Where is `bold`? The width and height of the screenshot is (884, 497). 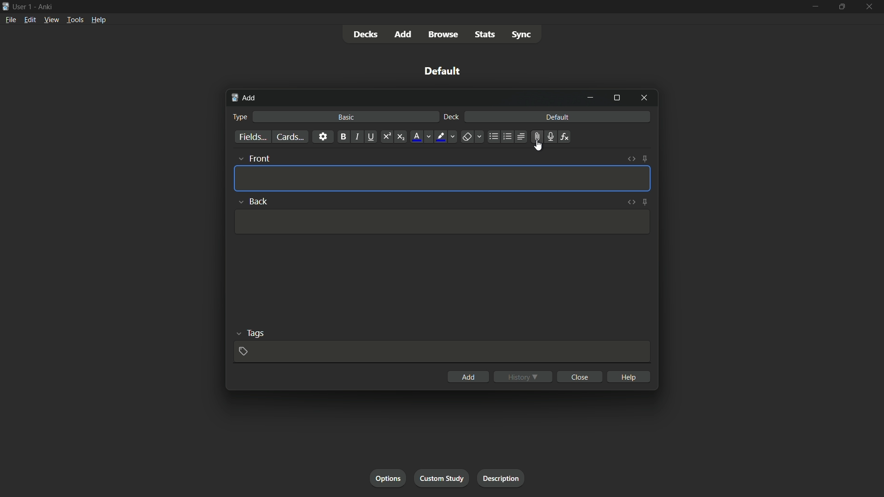 bold is located at coordinates (343, 137).